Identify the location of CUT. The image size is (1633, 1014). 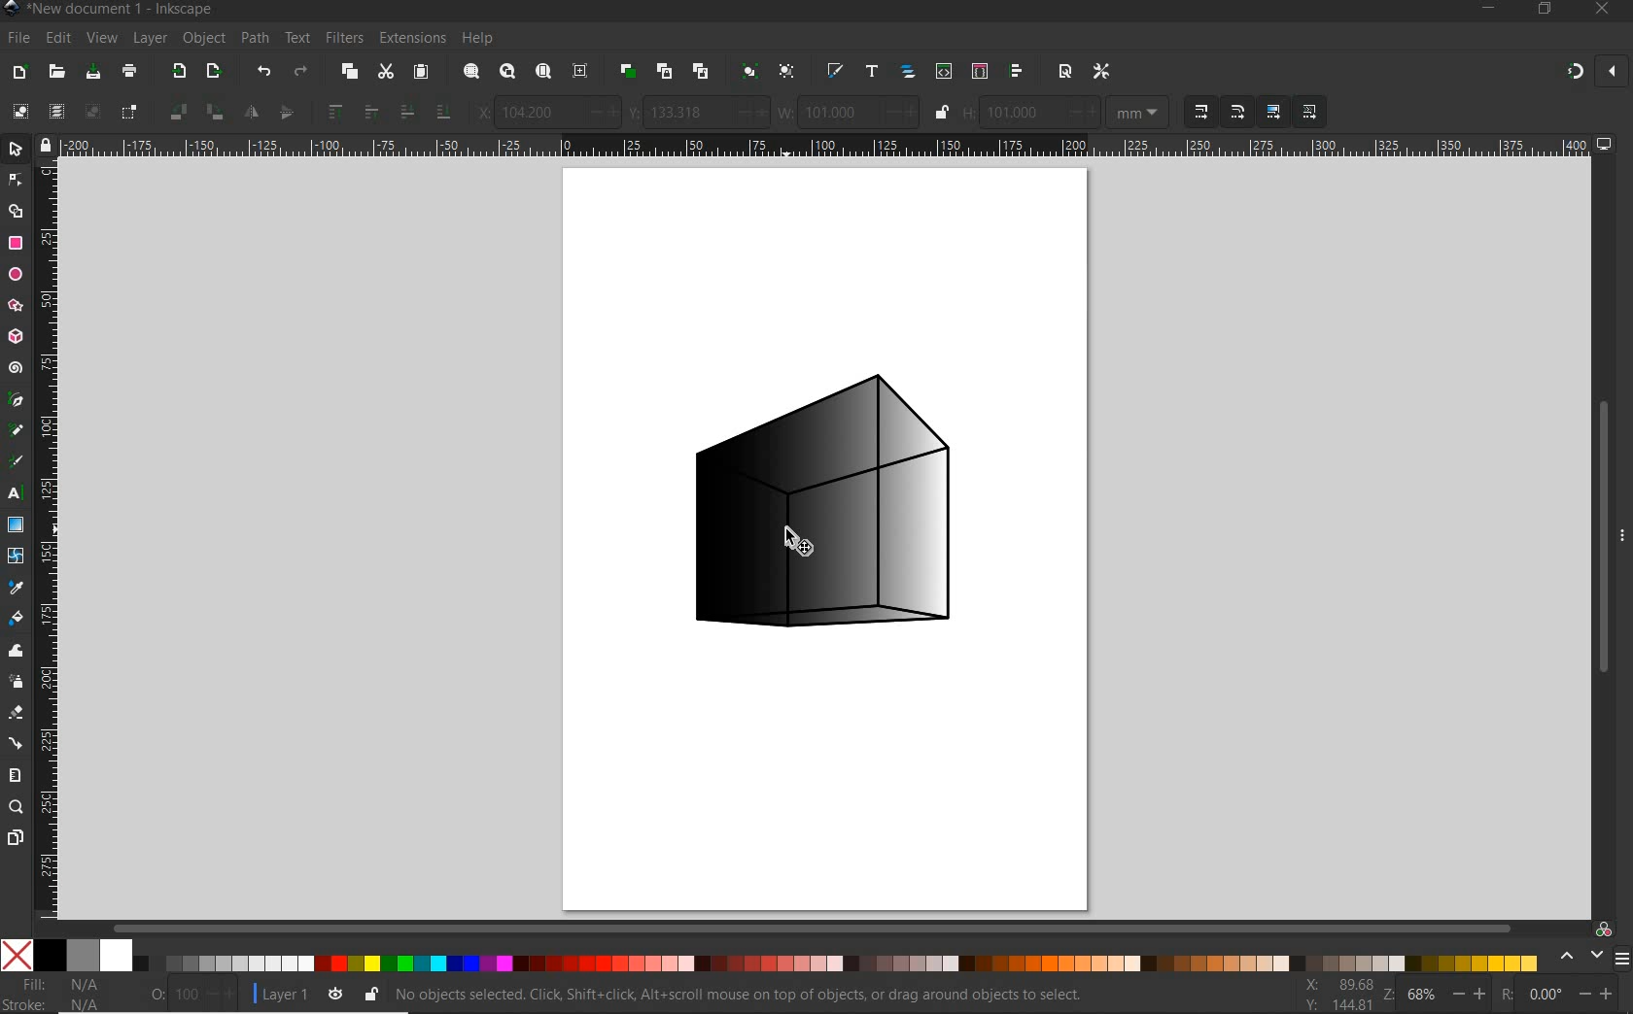
(386, 73).